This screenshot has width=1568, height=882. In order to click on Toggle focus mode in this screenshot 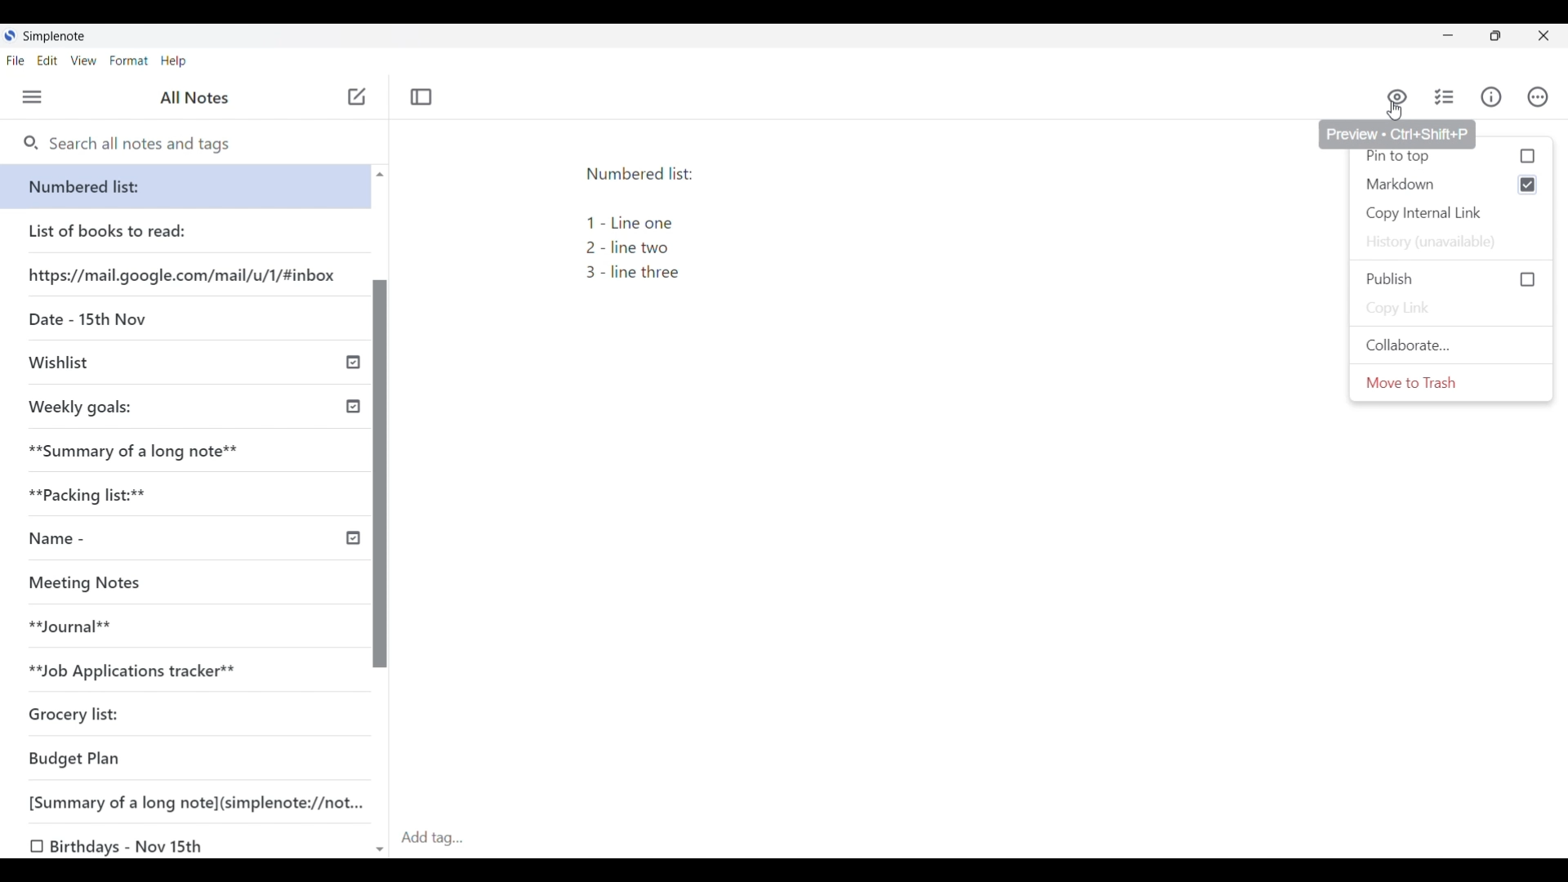, I will do `click(422, 96)`.